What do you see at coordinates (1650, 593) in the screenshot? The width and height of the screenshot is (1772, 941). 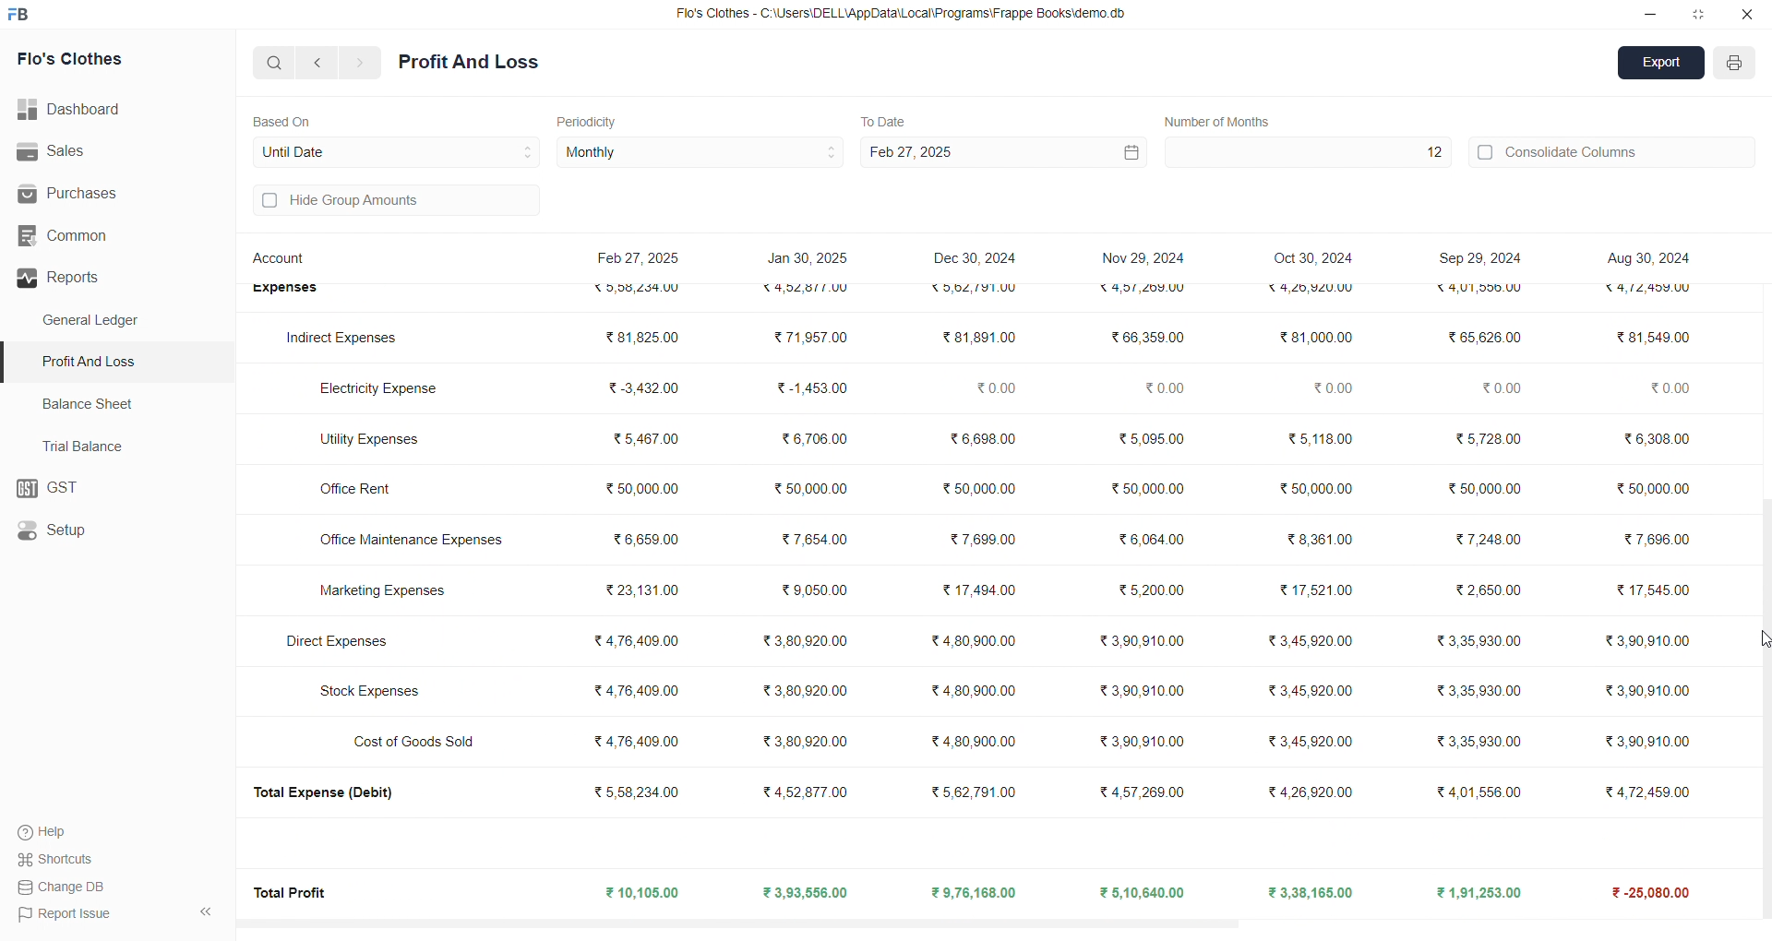 I see `17 545 00` at bounding box center [1650, 593].